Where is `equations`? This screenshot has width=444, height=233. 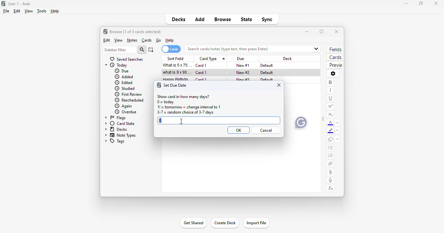 equations is located at coordinates (331, 189).